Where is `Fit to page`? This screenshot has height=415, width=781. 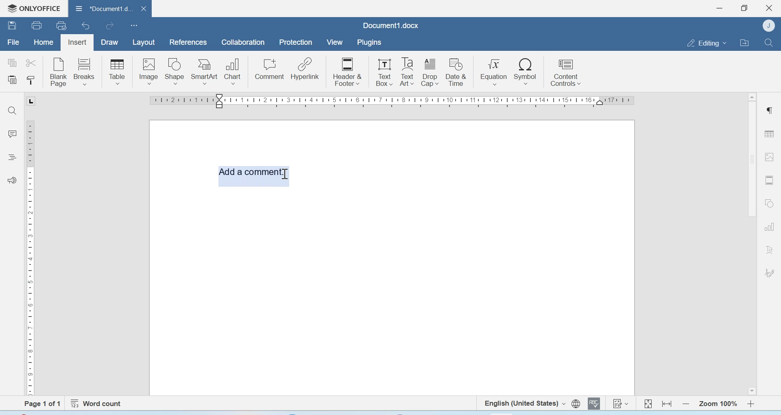 Fit to page is located at coordinates (648, 403).